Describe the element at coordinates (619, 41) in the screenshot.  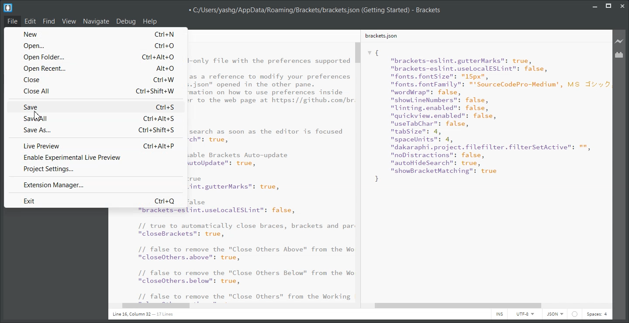
I see `Live Preview` at that location.